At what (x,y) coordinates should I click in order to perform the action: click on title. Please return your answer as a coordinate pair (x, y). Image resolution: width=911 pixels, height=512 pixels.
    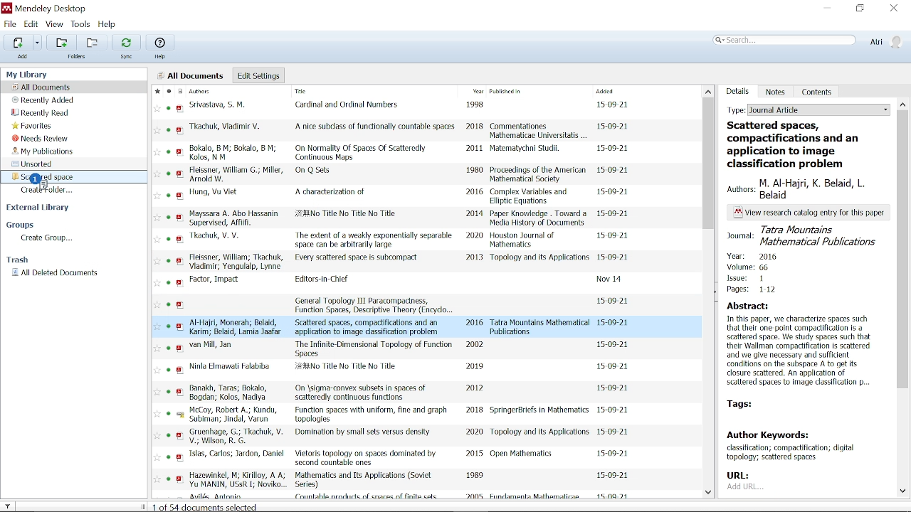
    Looking at the image, I should click on (362, 151).